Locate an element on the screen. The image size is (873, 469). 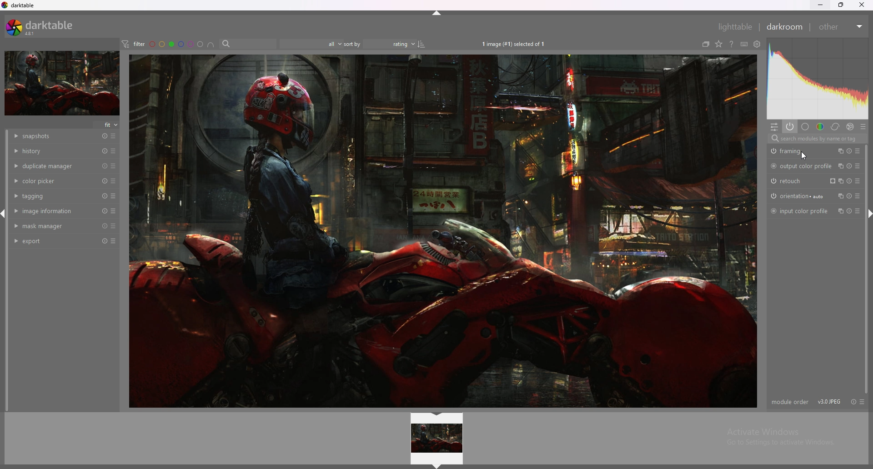
multiple instances action is located at coordinates (841, 196).